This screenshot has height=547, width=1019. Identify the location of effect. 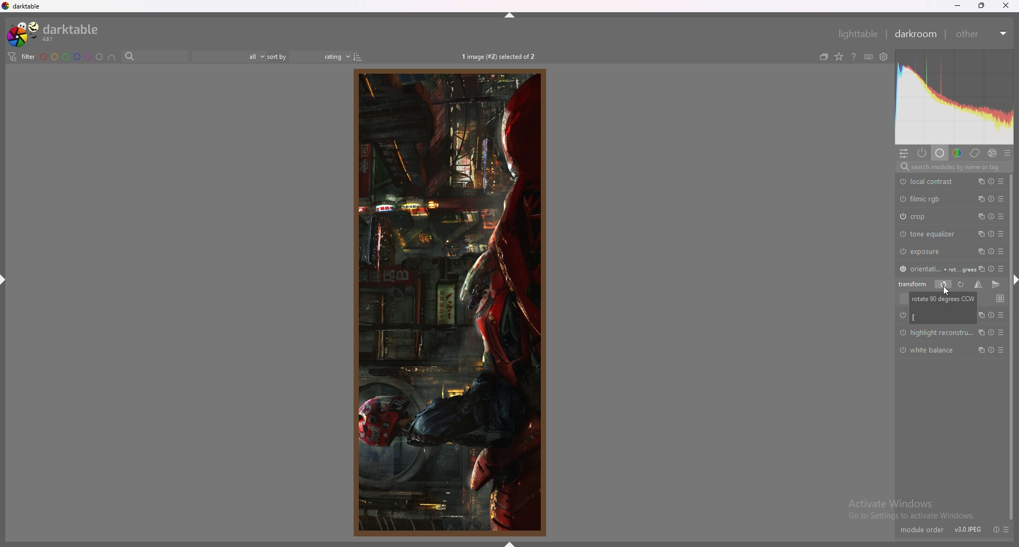
(992, 153).